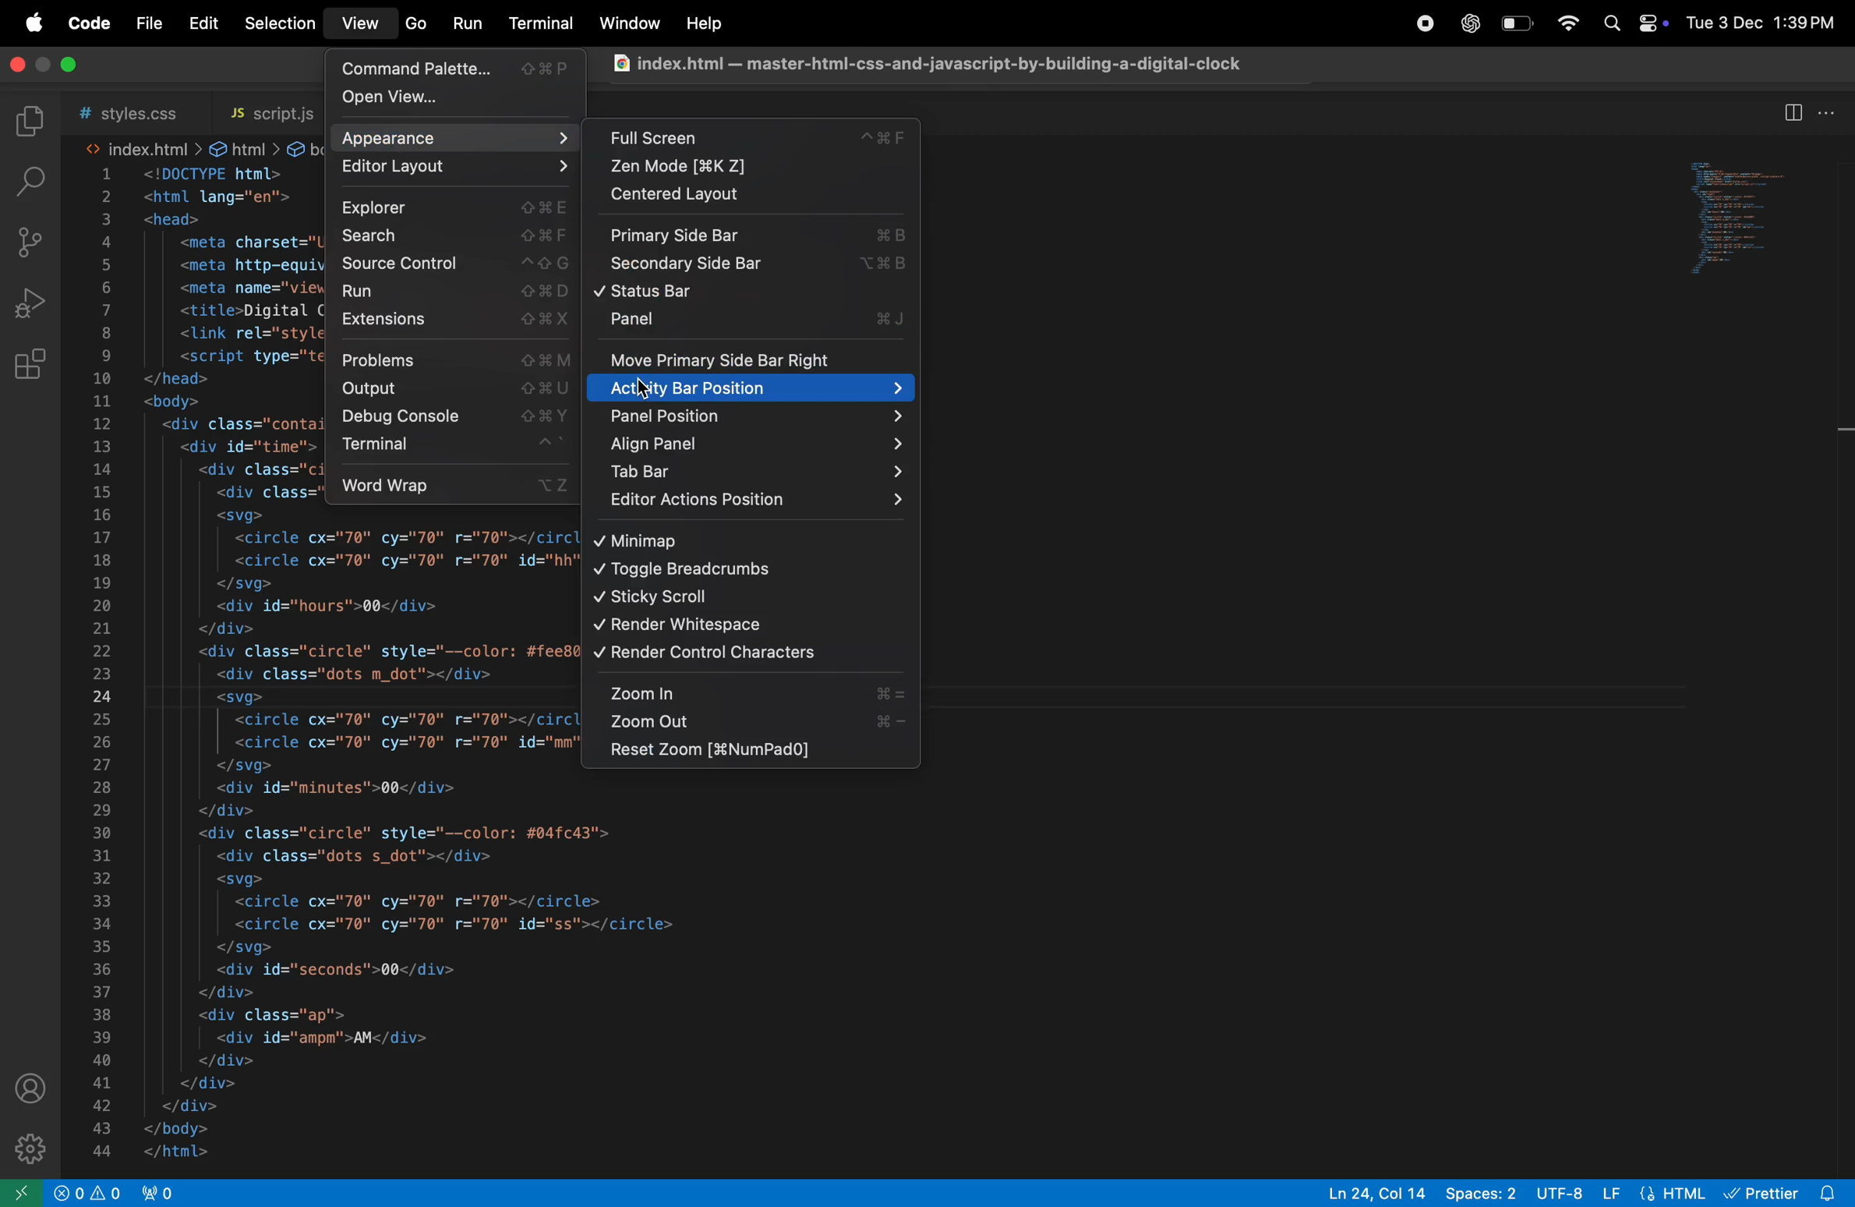  Describe the element at coordinates (448, 264) in the screenshot. I see `source control` at that location.